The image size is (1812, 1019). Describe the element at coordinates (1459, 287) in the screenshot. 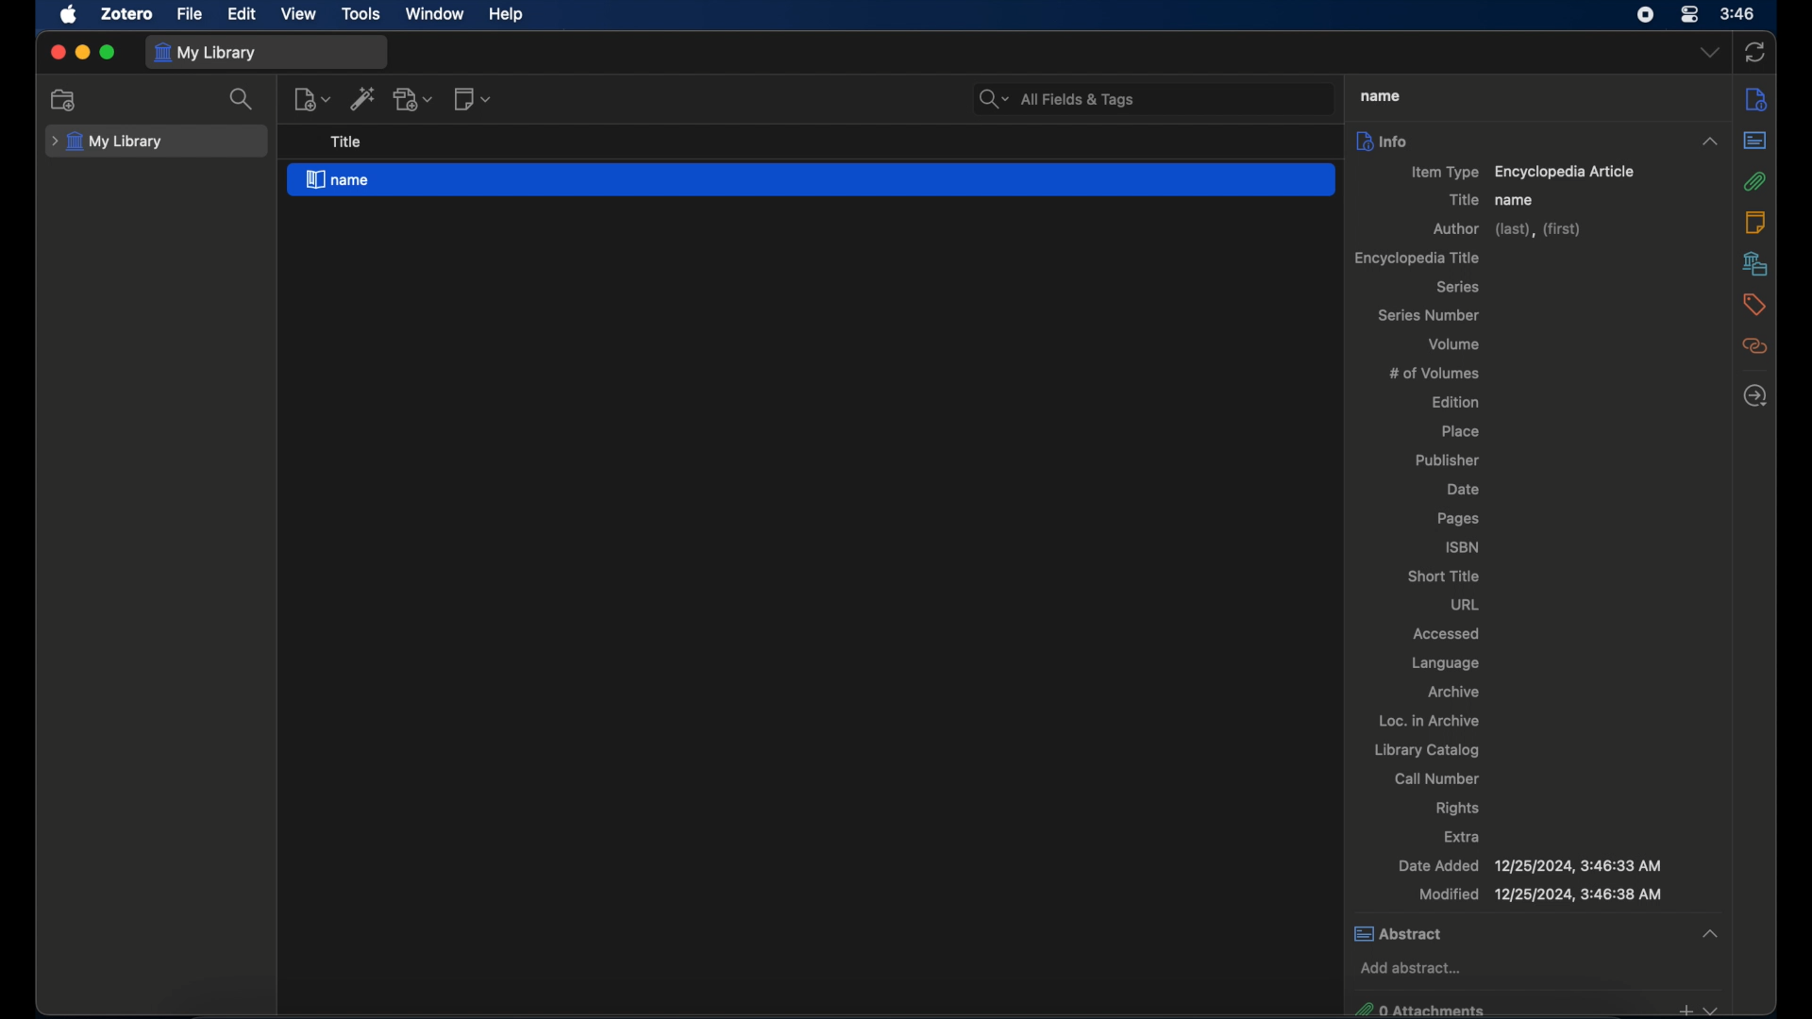

I see `series` at that location.